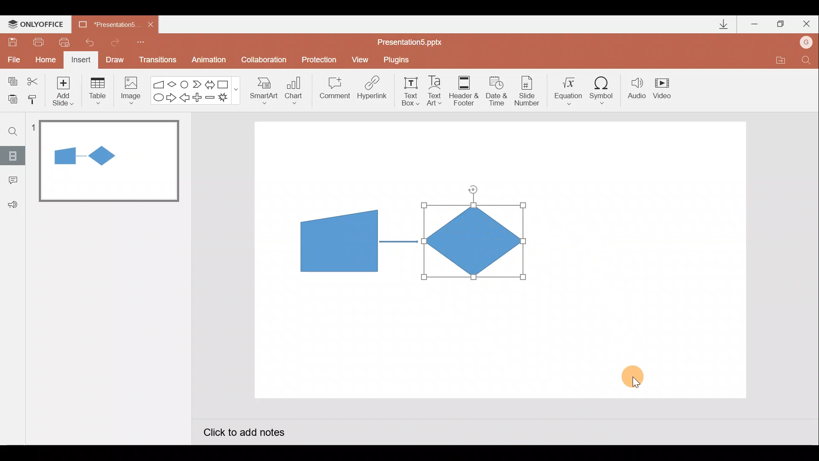 This screenshot has width=819, height=461. I want to click on Transitions, so click(156, 61).